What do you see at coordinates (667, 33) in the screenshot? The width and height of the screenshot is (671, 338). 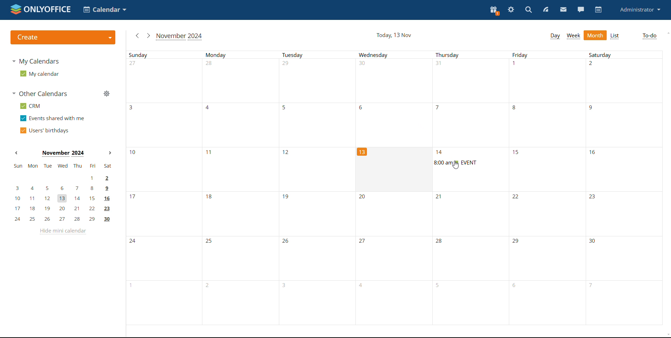 I see `scroll up` at bounding box center [667, 33].